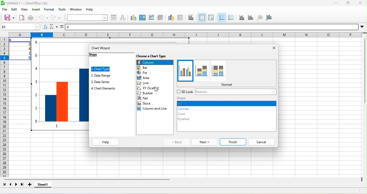 Image resolution: width=367 pixels, height=194 pixels. What do you see at coordinates (54, 27) in the screenshot?
I see `select function` at bounding box center [54, 27].